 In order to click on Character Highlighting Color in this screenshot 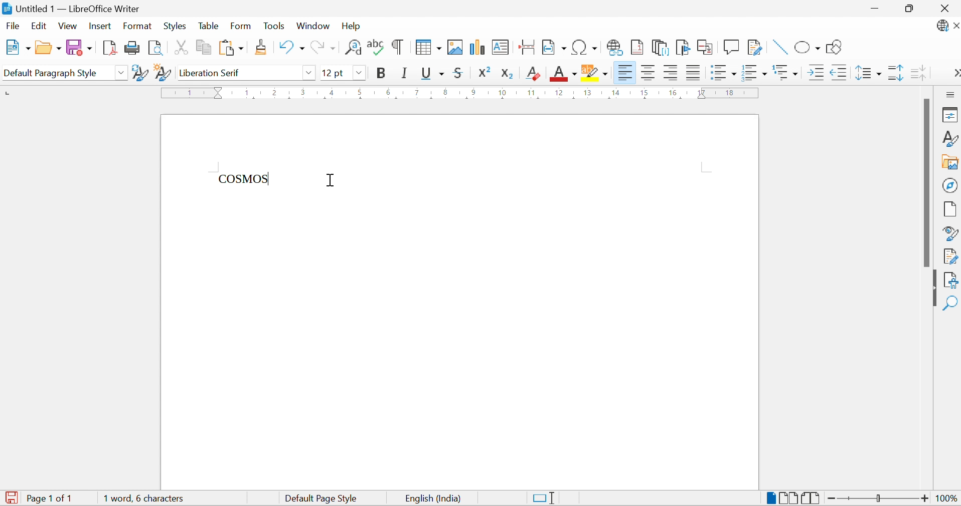, I will do `click(595, 72)`.